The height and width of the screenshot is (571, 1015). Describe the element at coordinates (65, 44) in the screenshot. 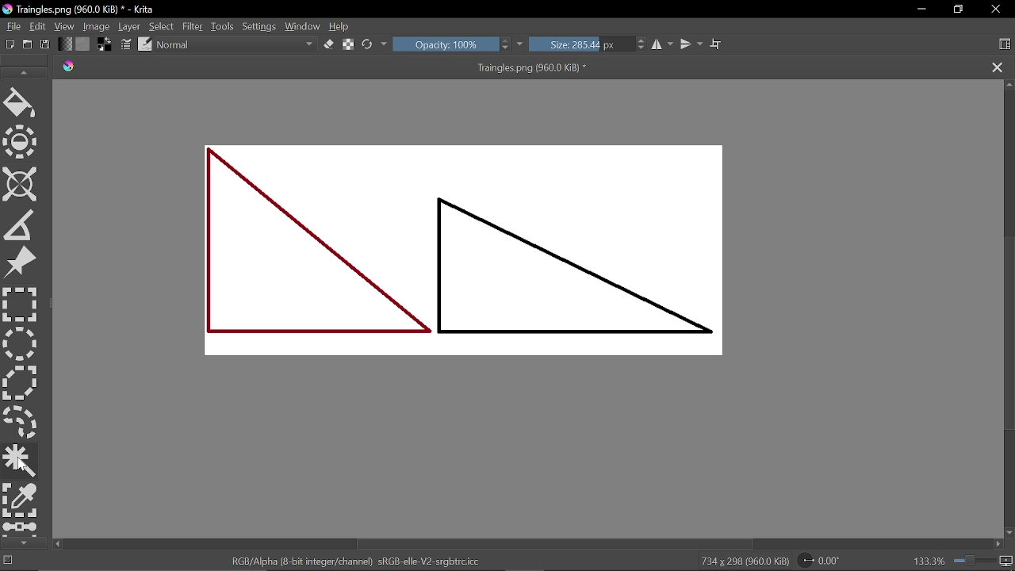

I see `Fill gradient` at that location.